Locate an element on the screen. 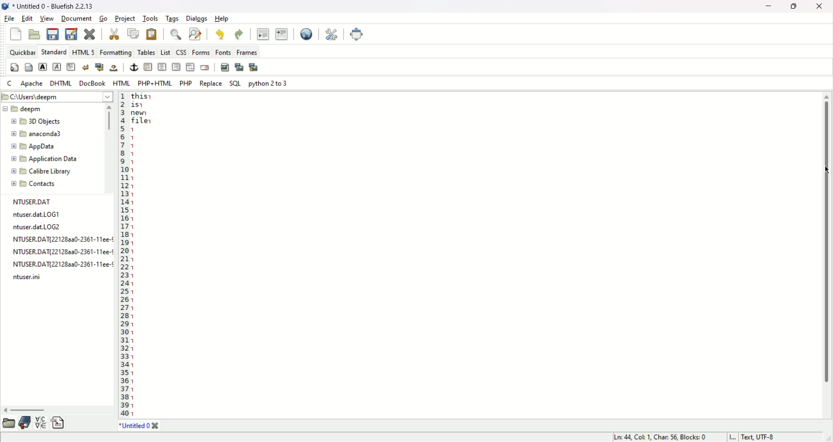 This screenshot has width=833, height=442. css is located at coordinates (181, 52).